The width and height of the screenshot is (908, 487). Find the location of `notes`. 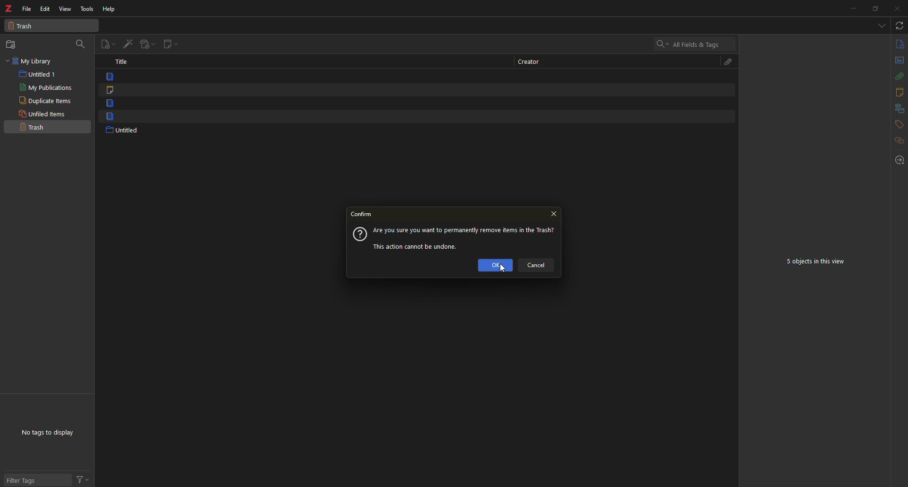

notes is located at coordinates (898, 92).